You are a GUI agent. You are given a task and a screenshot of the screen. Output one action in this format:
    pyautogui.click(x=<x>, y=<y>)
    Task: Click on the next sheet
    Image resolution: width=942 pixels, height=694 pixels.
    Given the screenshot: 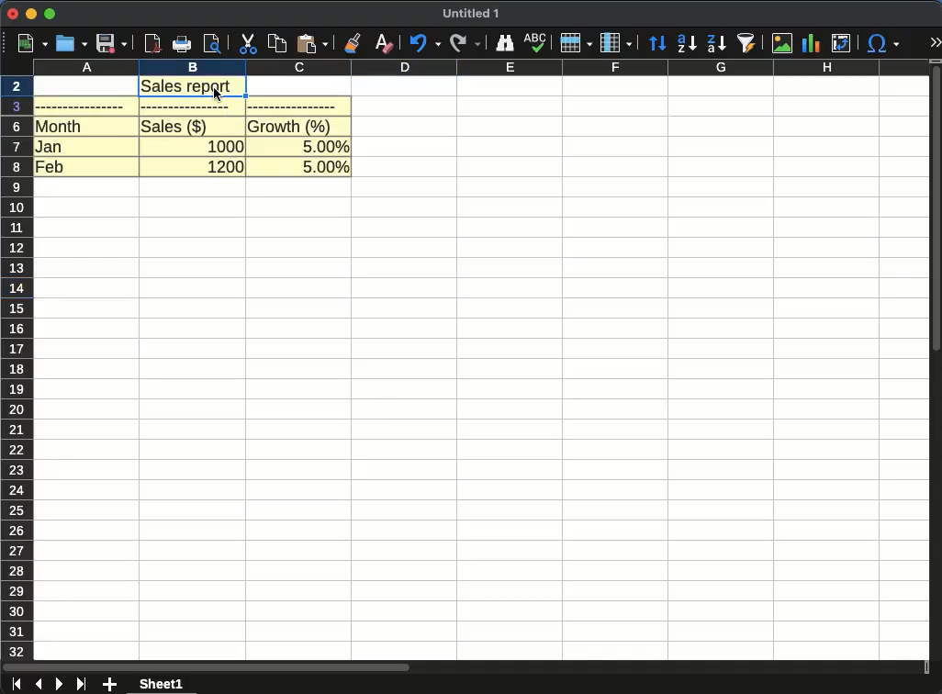 What is the action you would take?
    pyautogui.click(x=58, y=684)
    